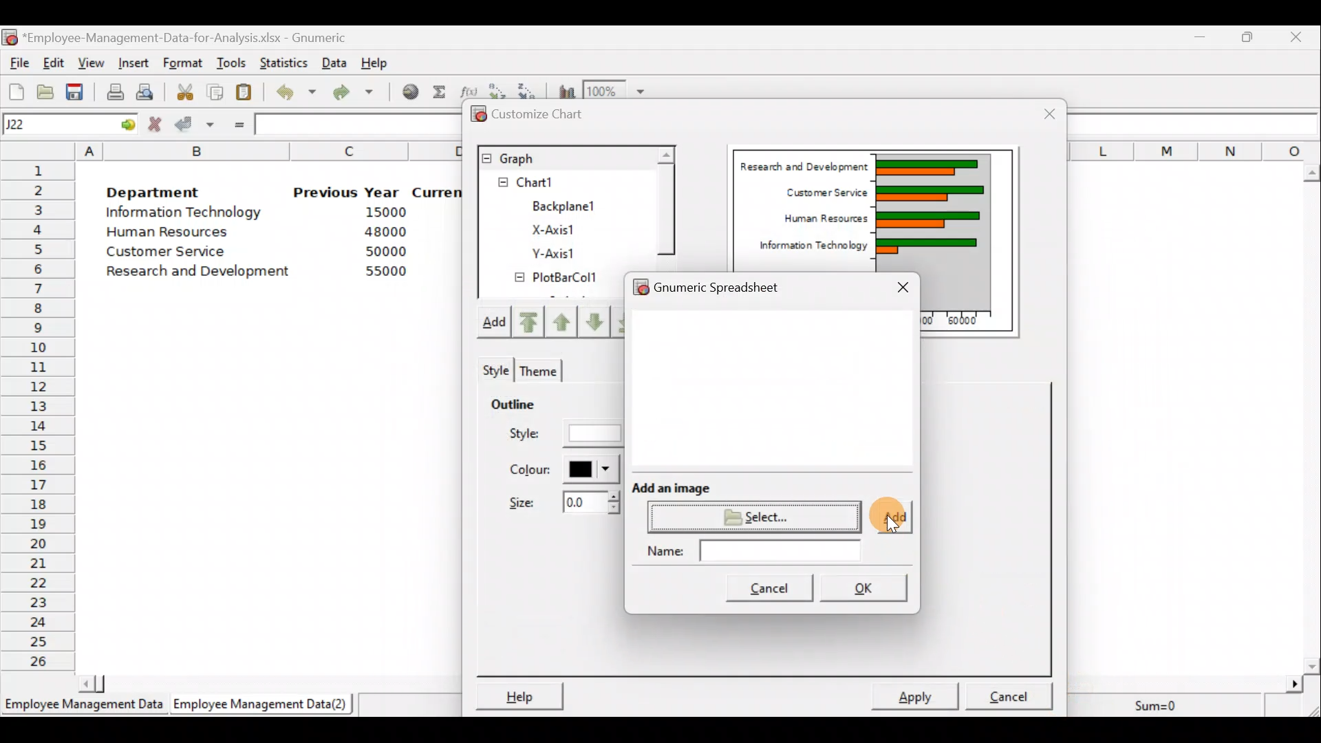 This screenshot has width=1321, height=743. What do you see at coordinates (156, 125) in the screenshot?
I see `Cancel change` at bounding box center [156, 125].